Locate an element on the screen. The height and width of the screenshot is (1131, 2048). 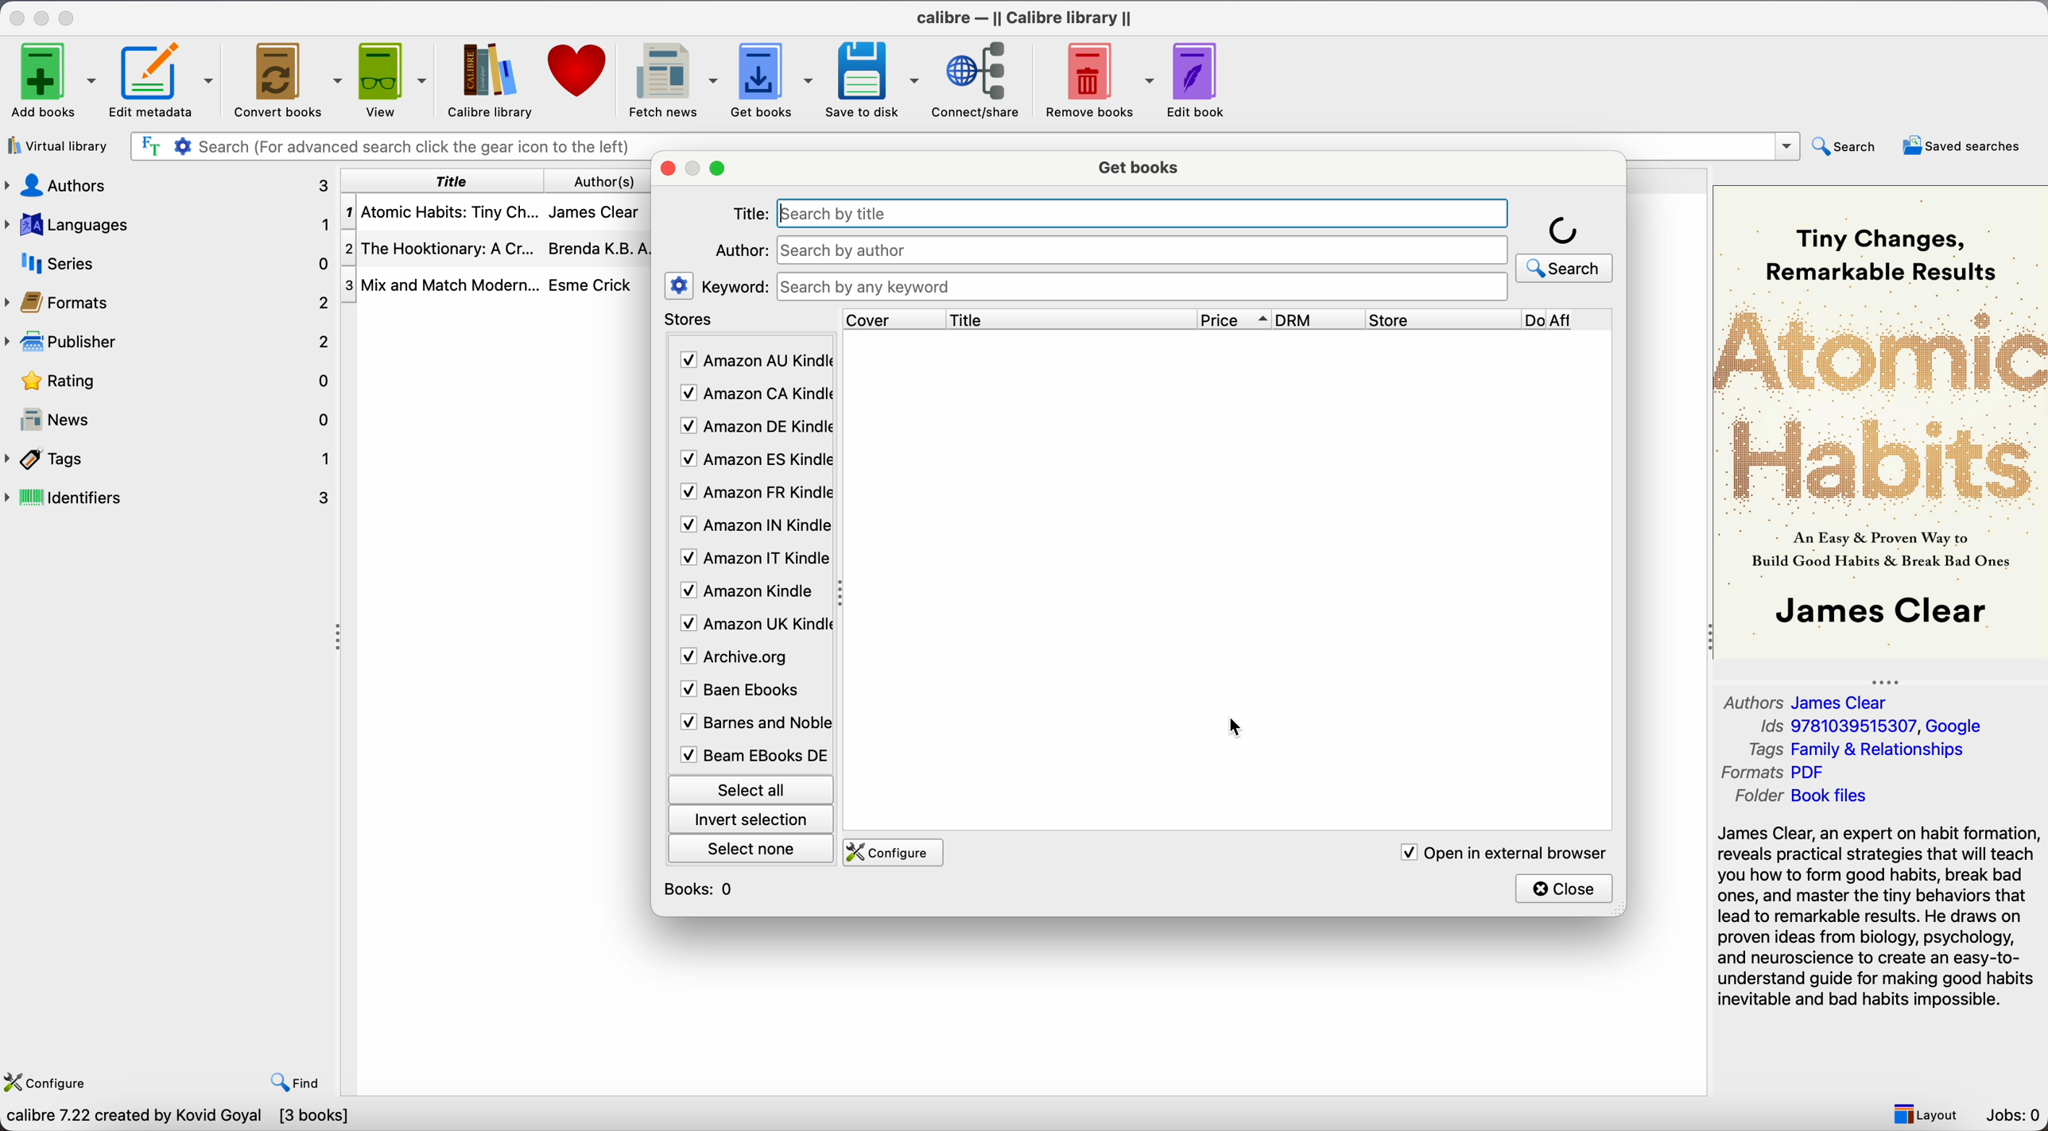
layout is located at coordinates (1925, 1114).